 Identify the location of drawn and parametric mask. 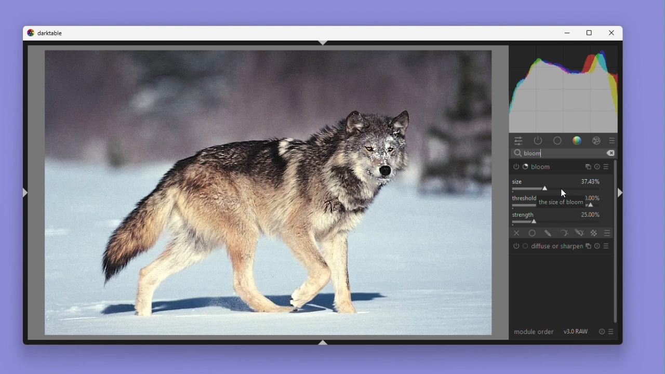
(580, 233).